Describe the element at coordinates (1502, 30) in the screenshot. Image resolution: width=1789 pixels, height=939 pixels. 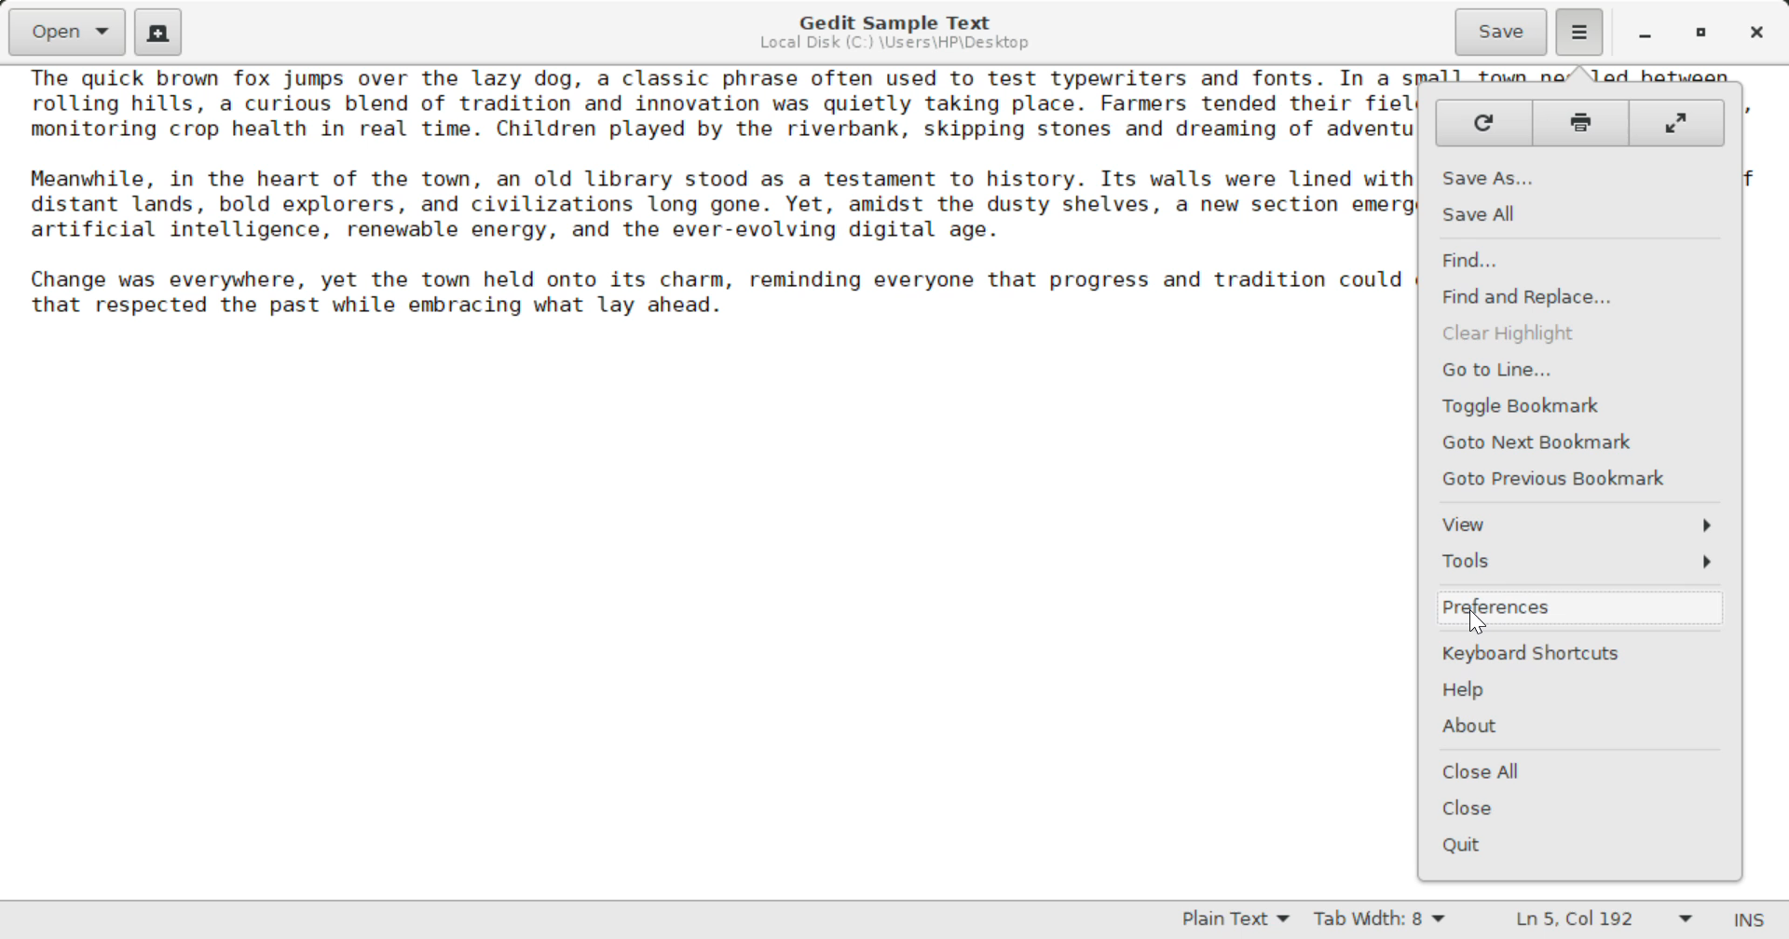
I see `Save` at that location.